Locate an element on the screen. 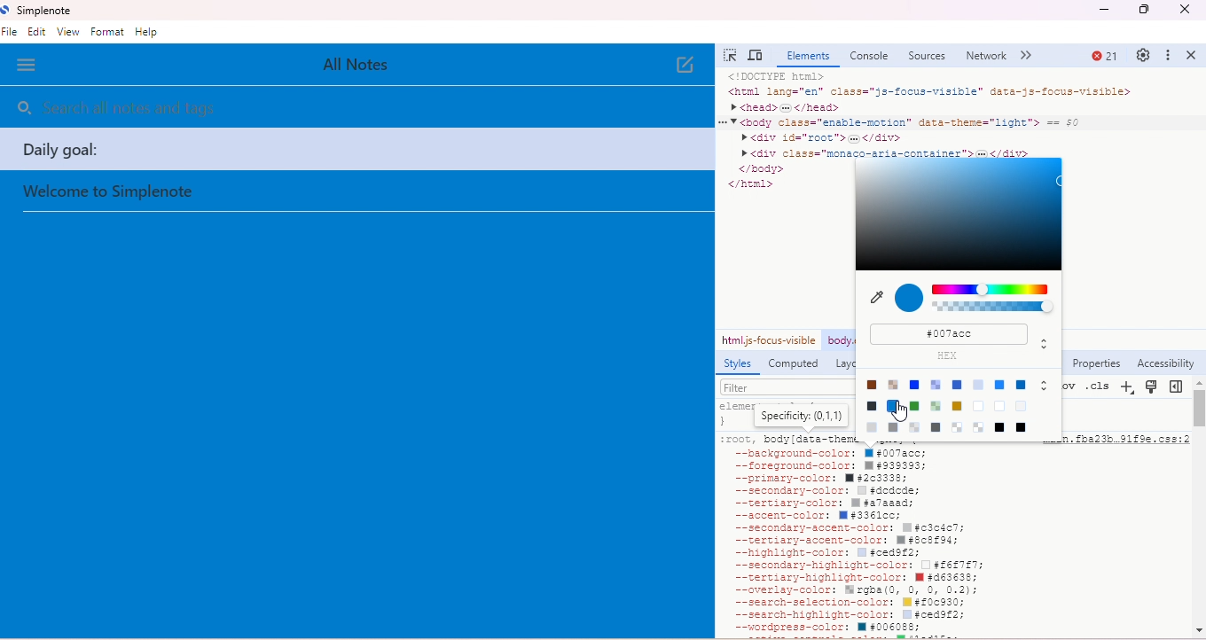 This screenshot has height=640, width=1206. --background-color:  is located at coordinates (826, 454).